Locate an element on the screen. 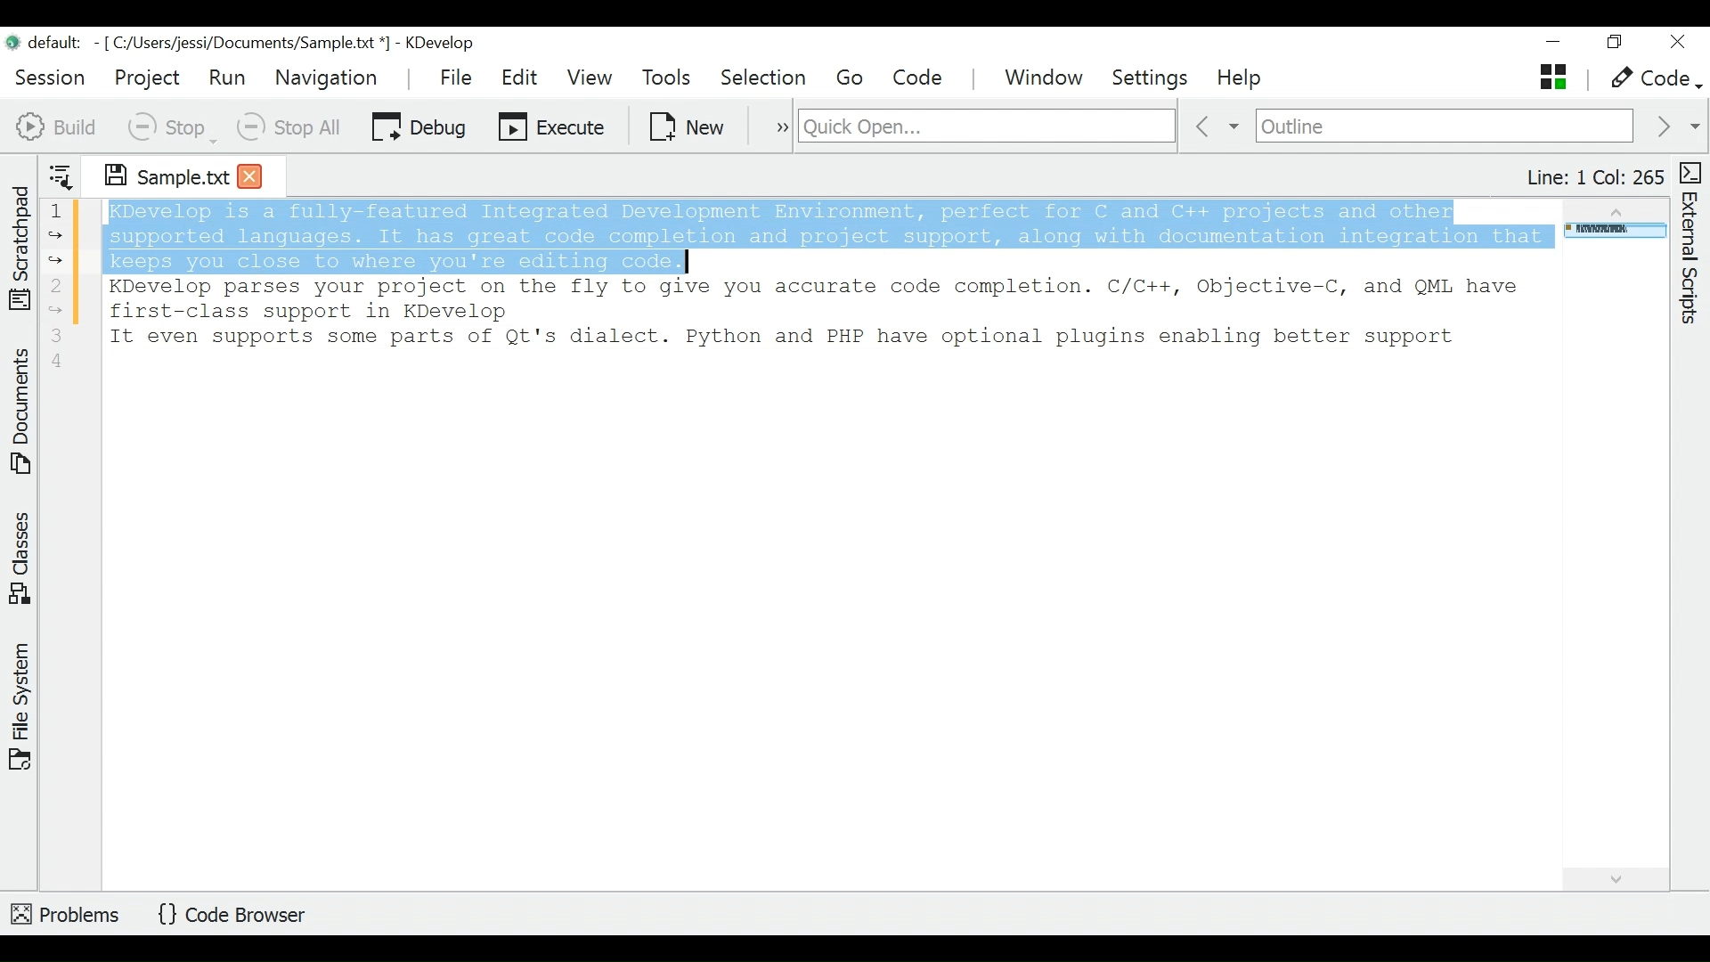  Line: 1 Col: 265 is located at coordinates (1593, 177).